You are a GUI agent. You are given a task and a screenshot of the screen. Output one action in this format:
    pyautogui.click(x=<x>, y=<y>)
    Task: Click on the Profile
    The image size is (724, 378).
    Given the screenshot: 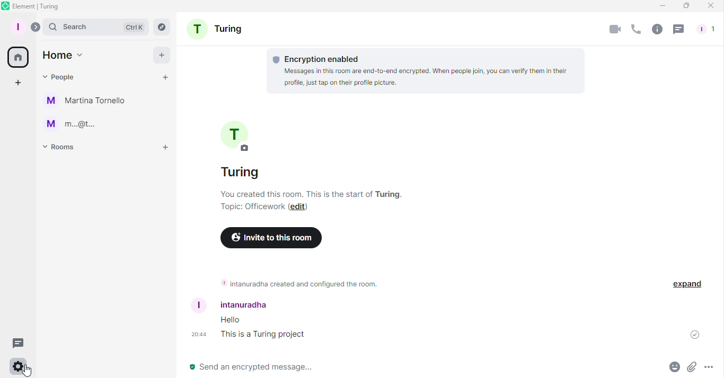 What is the action you would take?
    pyautogui.click(x=19, y=26)
    